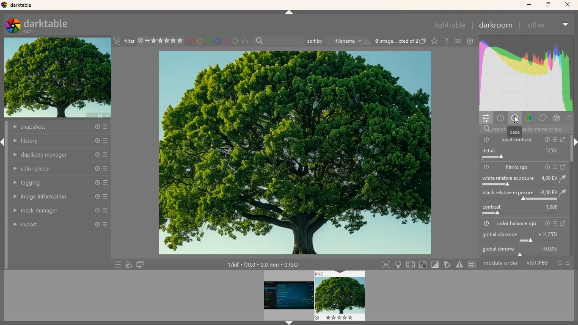  I want to click on image, so click(295, 153).